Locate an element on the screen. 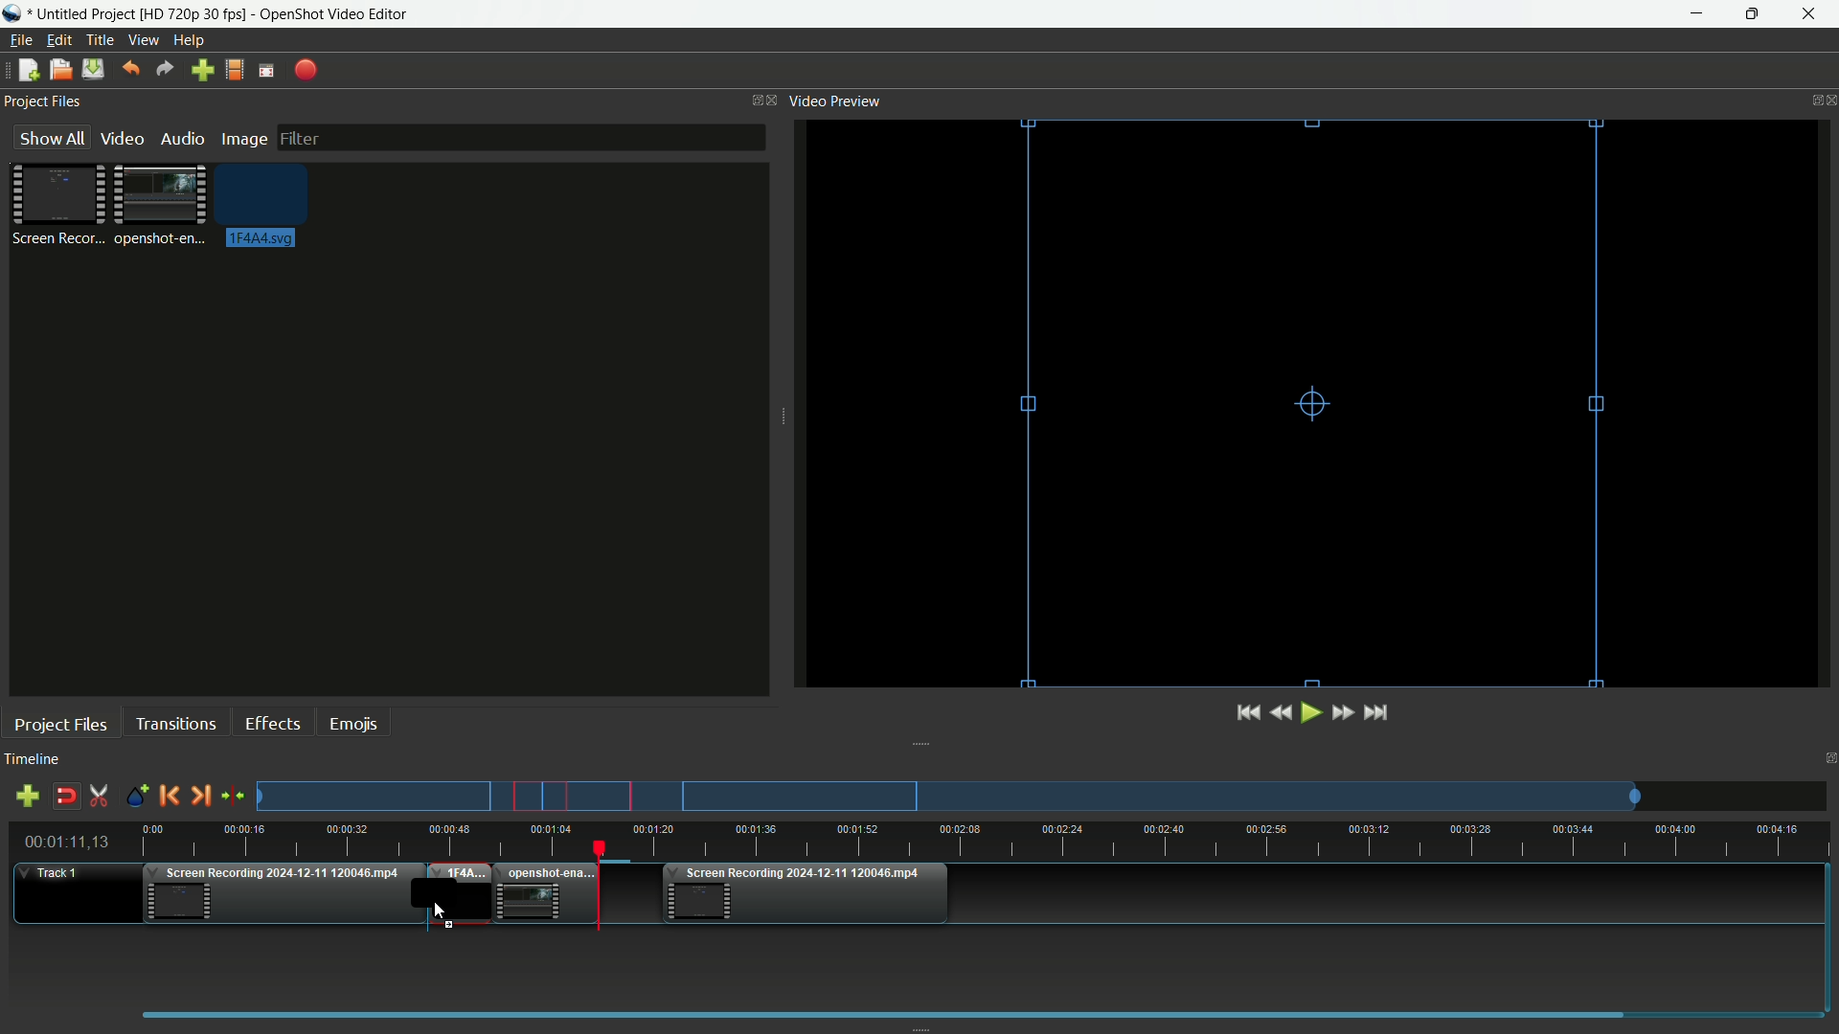 This screenshot has height=1034, width=1839. Edit menu is located at coordinates (56, 40).